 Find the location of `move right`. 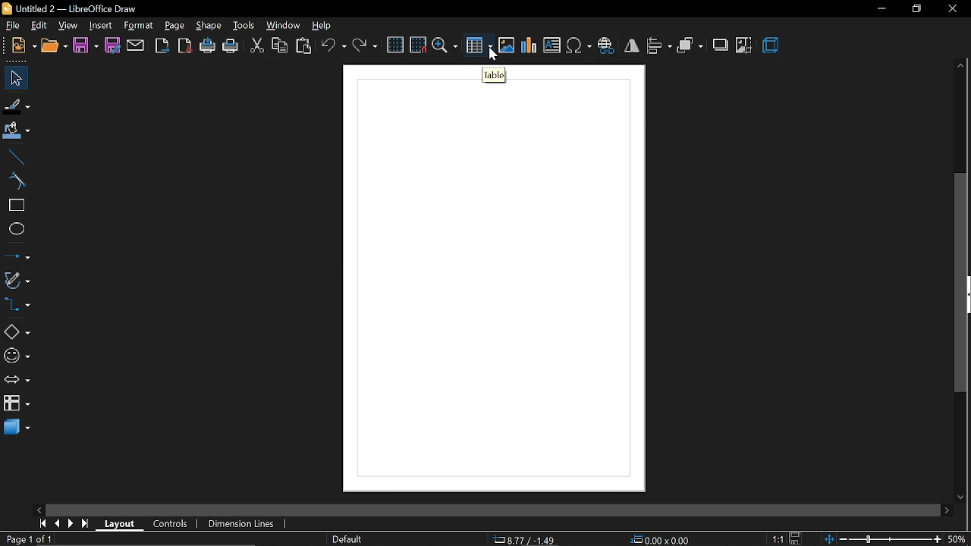

move right is located at coordinates (949, 510).